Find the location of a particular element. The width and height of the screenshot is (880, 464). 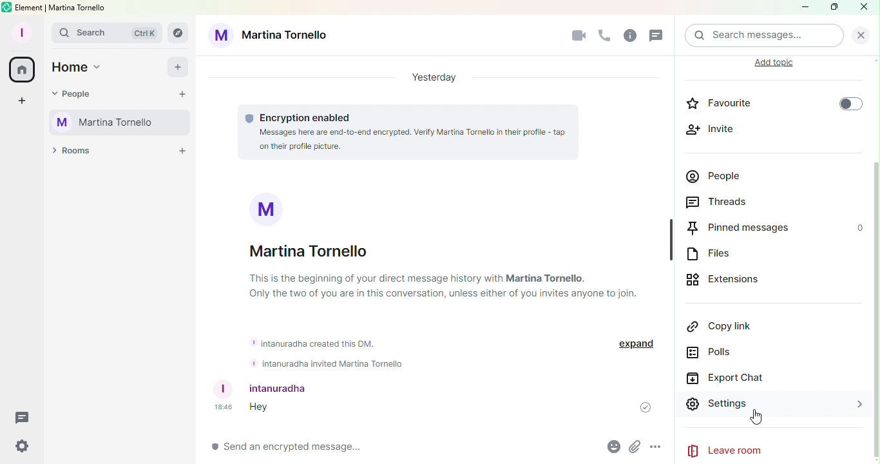

Leave Room is located at coordinates (756, 449).